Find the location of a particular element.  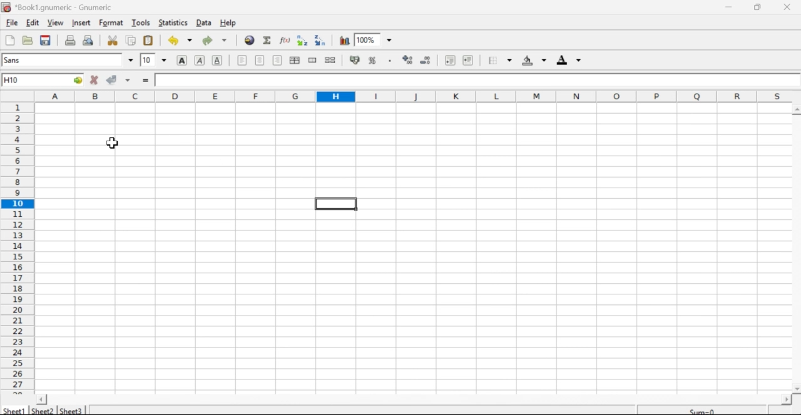

Icon is located at coordinates (407, 59).